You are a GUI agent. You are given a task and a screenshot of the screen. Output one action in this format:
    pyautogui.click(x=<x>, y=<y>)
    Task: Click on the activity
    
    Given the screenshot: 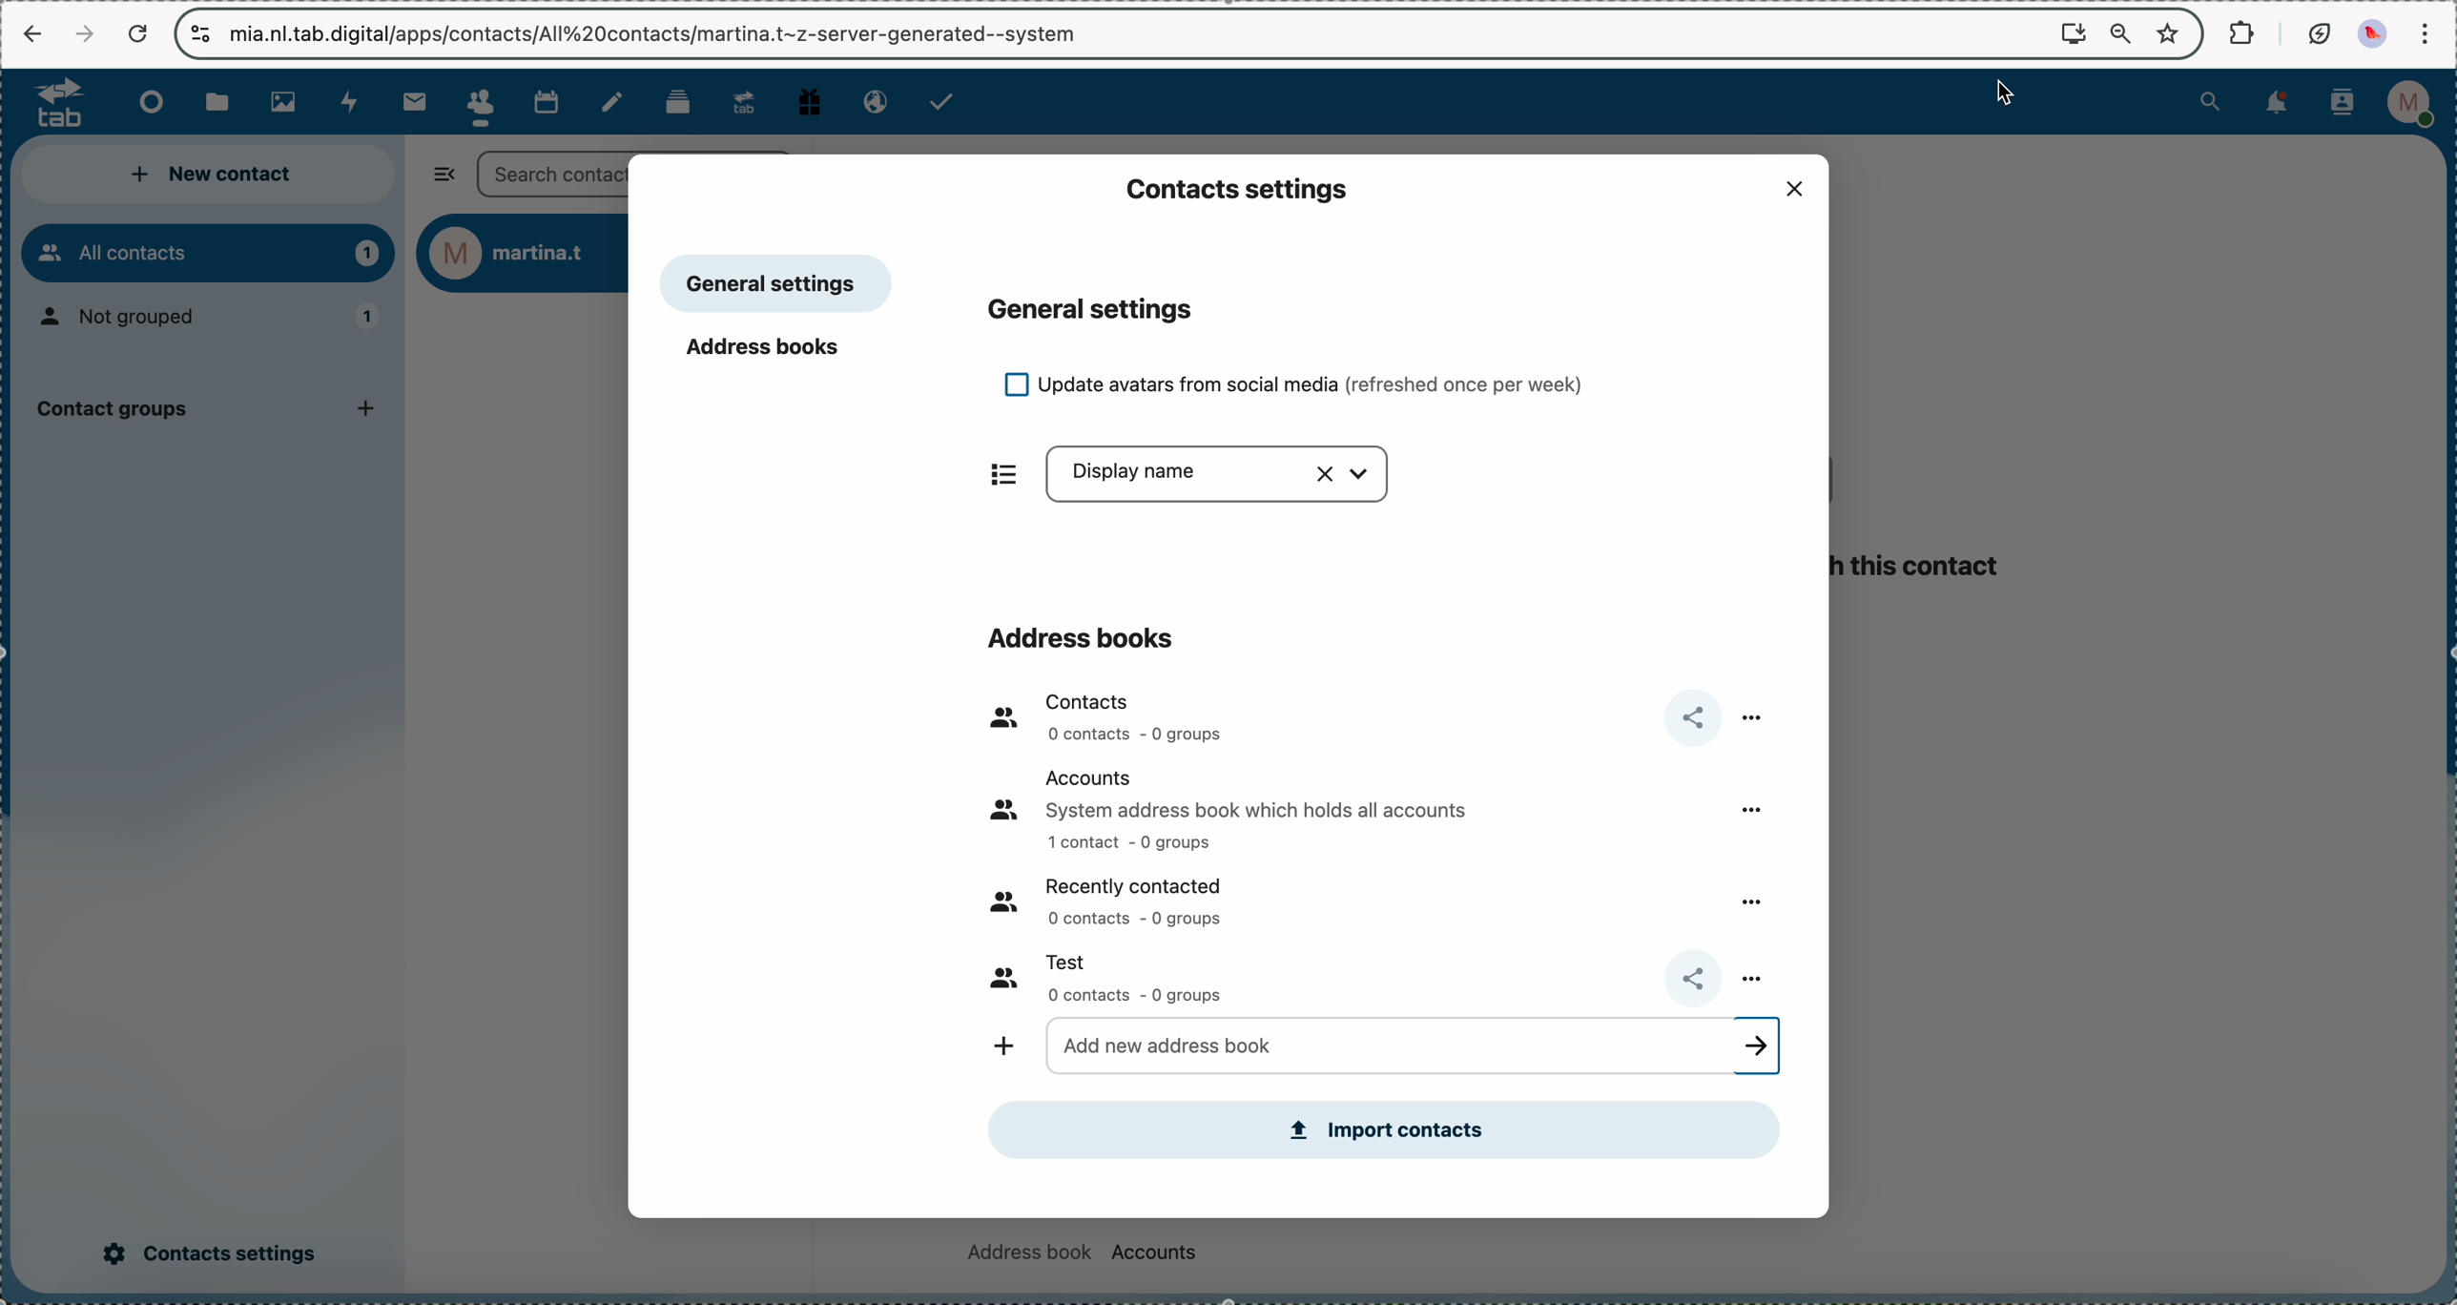 What is the action you would take?
    pyautogui.click(x=355, y=102)
    